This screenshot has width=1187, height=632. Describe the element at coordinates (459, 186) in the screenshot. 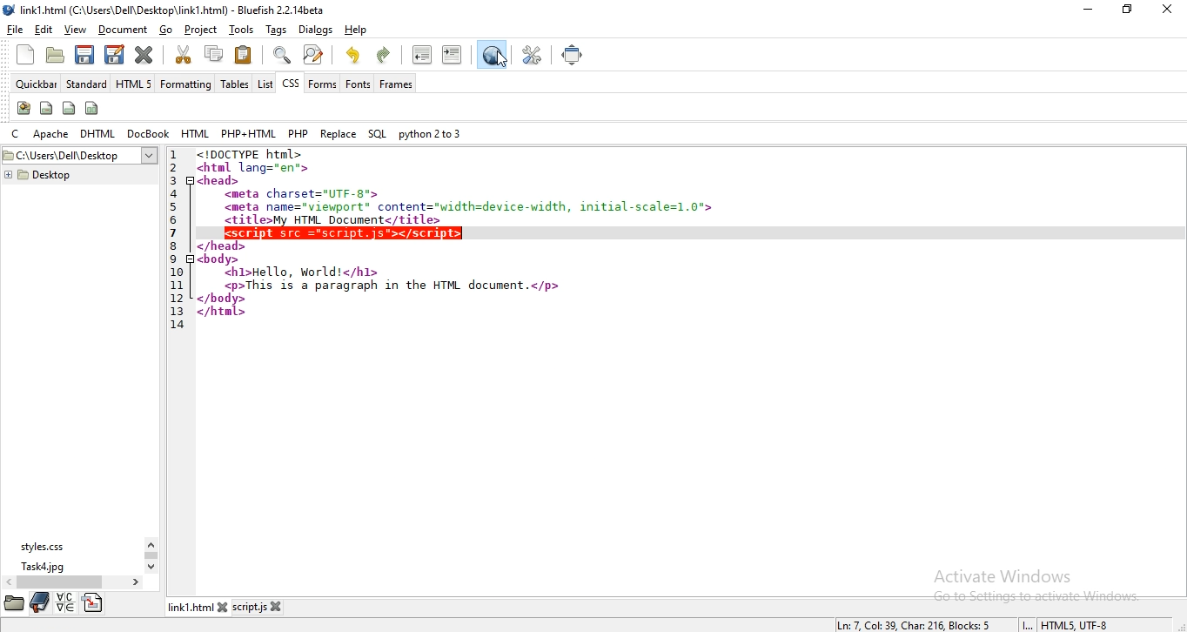

I see `code` at that location.